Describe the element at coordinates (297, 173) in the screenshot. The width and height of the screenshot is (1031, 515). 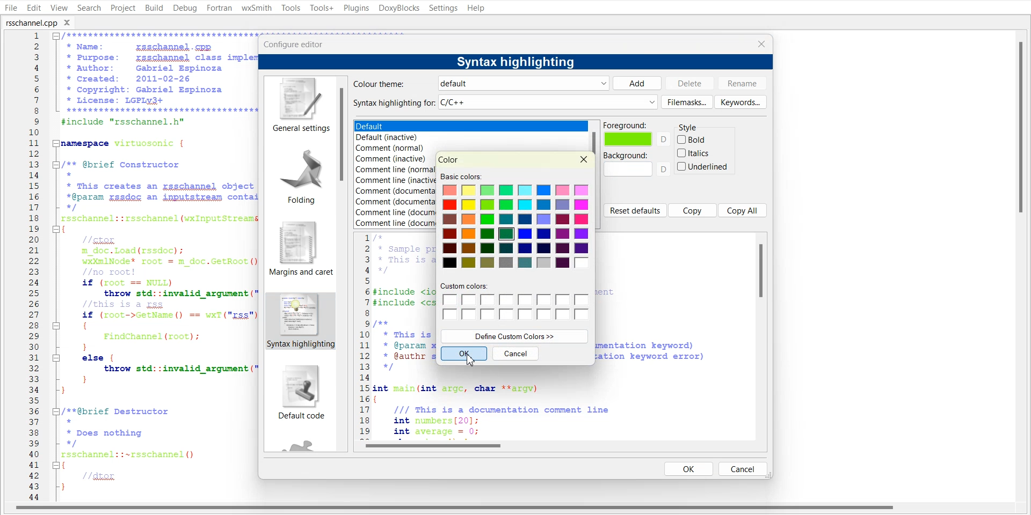
I see `Folding` at that location.